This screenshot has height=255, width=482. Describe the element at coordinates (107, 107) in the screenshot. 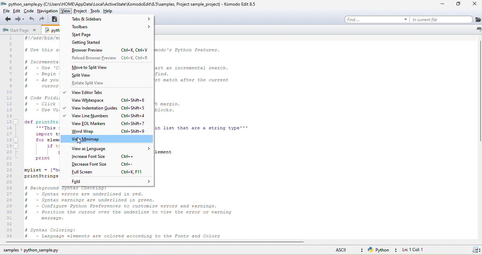

I see `view indentation guides` at that location.